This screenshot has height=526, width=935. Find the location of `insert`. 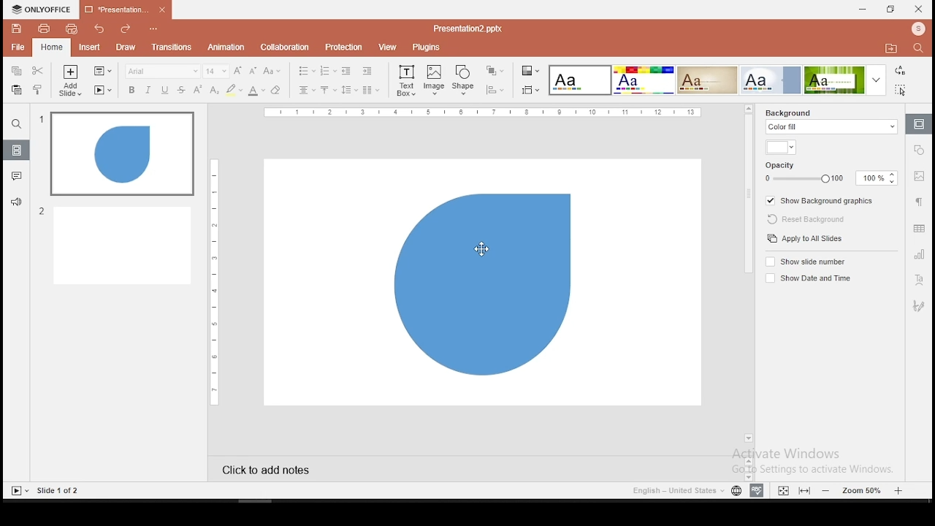

insert is located at coordinates (90, 48).